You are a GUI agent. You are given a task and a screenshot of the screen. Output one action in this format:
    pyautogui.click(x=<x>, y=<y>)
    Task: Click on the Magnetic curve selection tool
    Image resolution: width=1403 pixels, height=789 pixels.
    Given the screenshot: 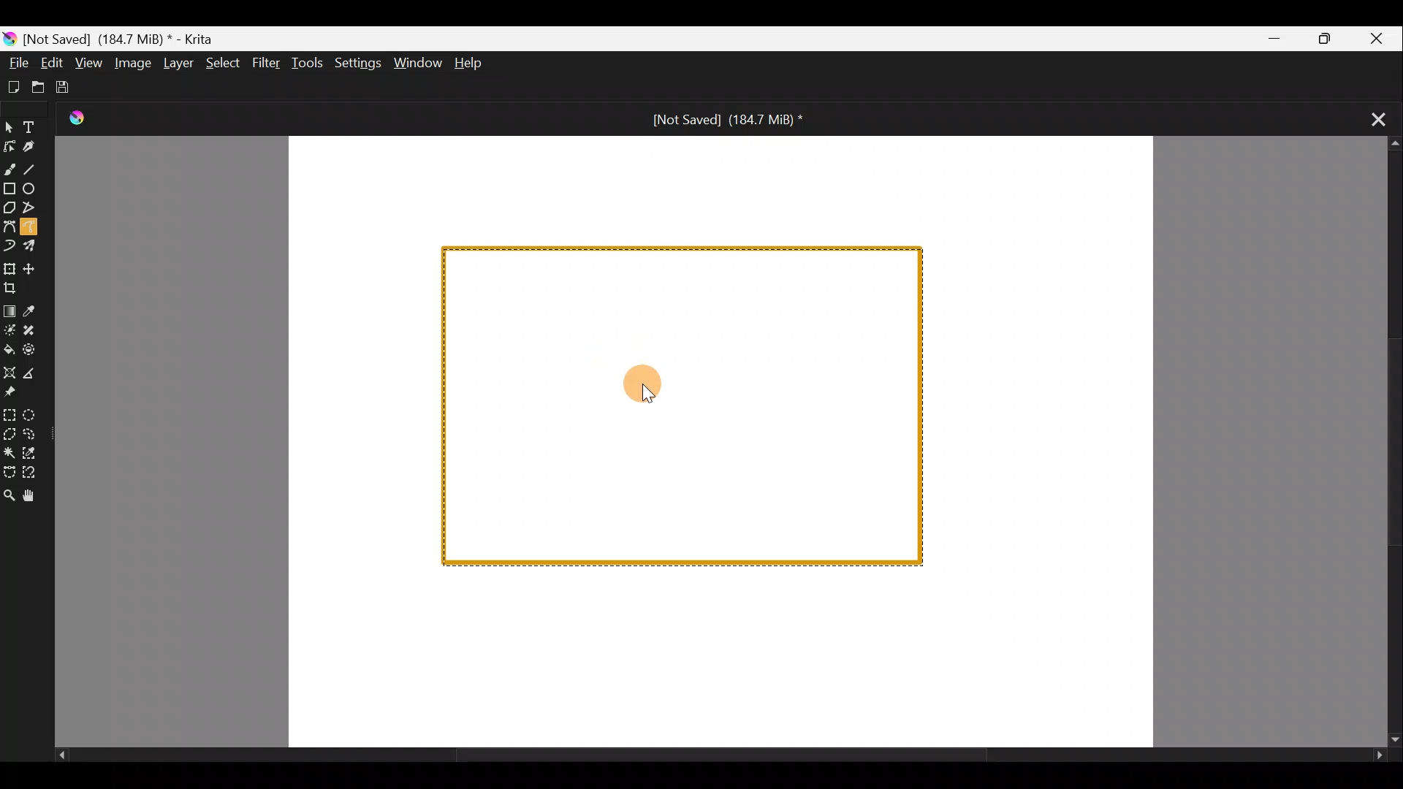 What is the action you would take?
    pyautogui.click(x=34, y=474)
    